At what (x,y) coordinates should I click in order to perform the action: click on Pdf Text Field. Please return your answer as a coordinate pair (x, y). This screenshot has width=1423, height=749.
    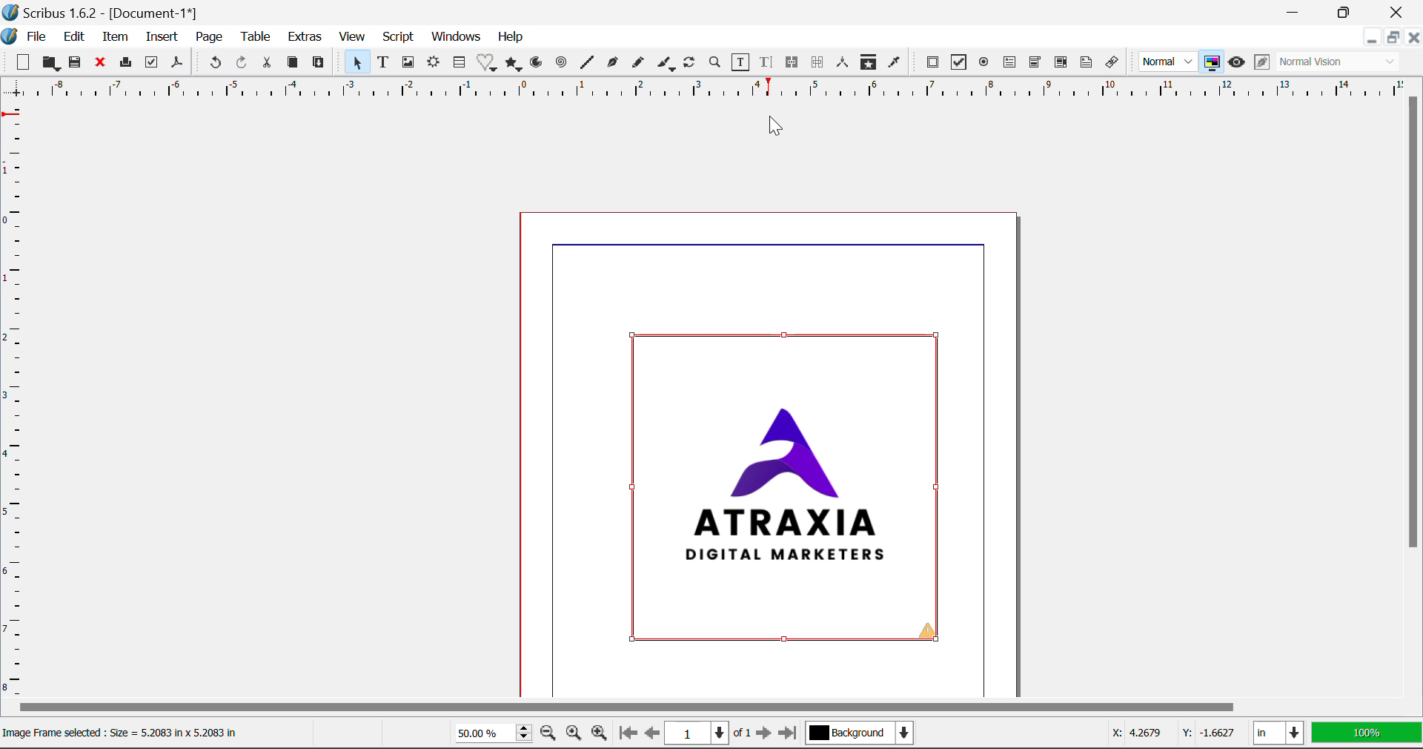
    Looking at the image, I should click on (1009, 65).